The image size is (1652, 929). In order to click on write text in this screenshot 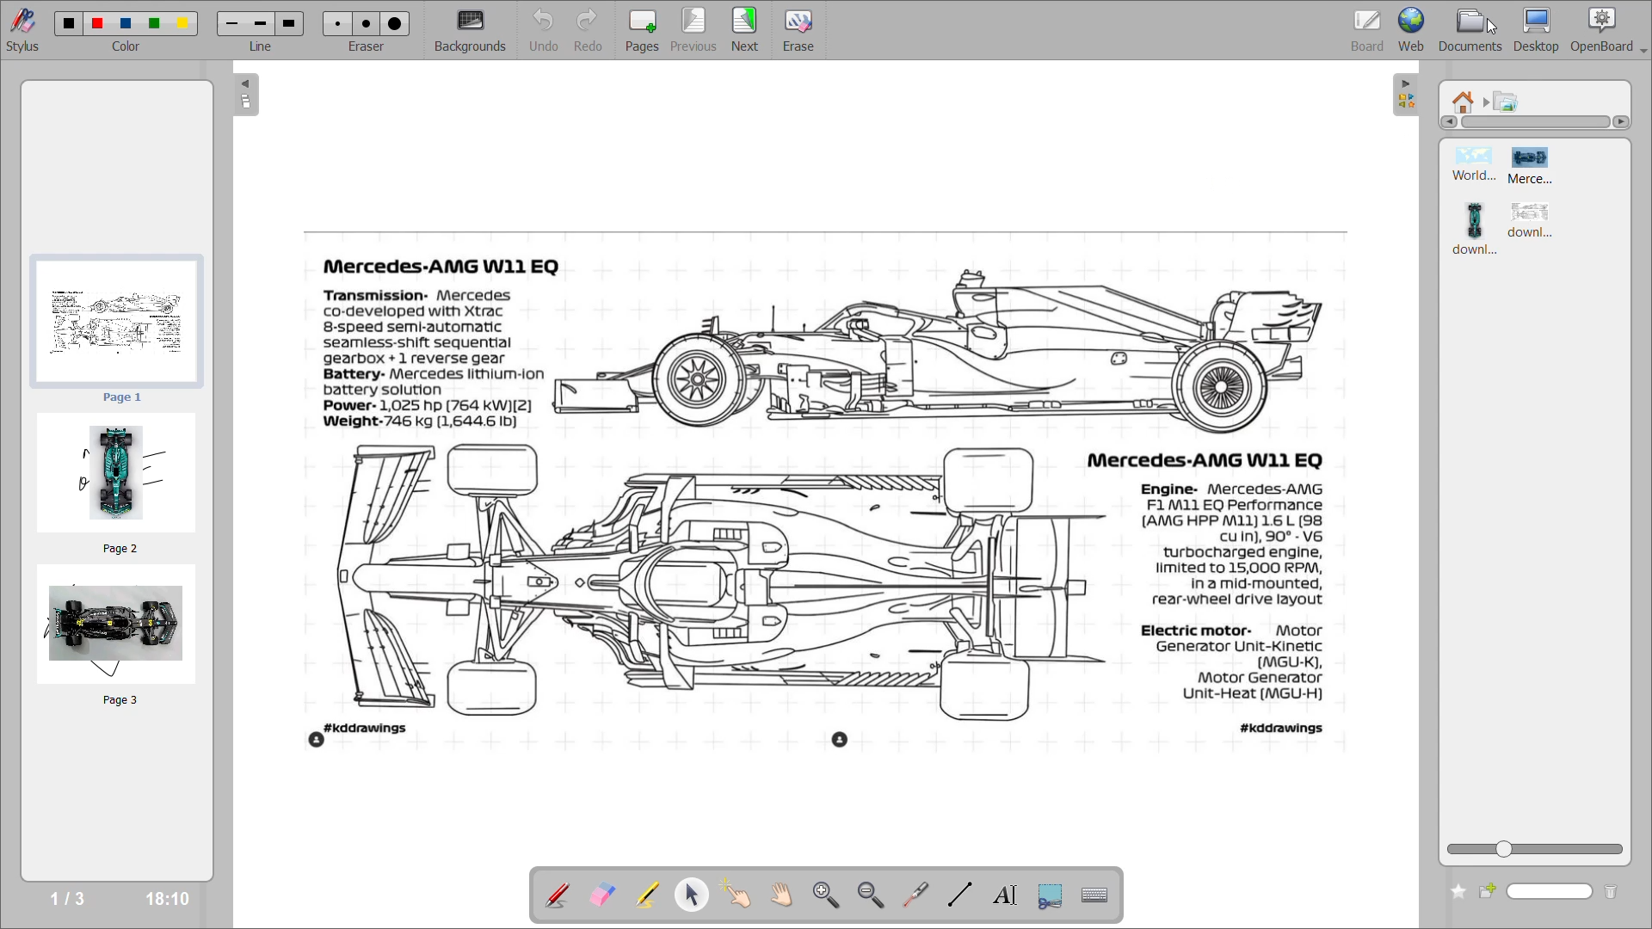, I will do `click(1011, 893)`.